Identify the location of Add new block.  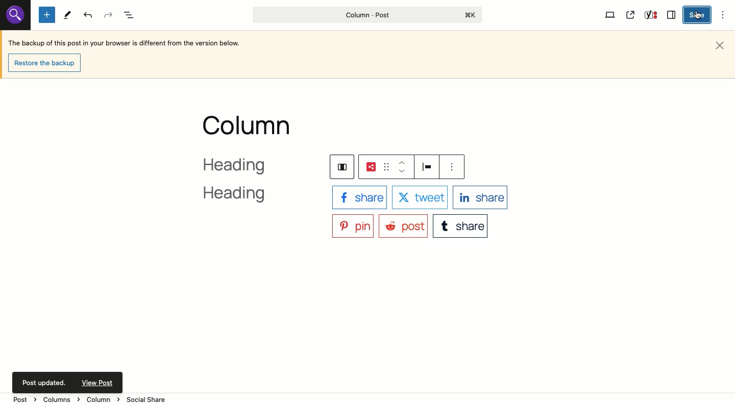
(47, 15).